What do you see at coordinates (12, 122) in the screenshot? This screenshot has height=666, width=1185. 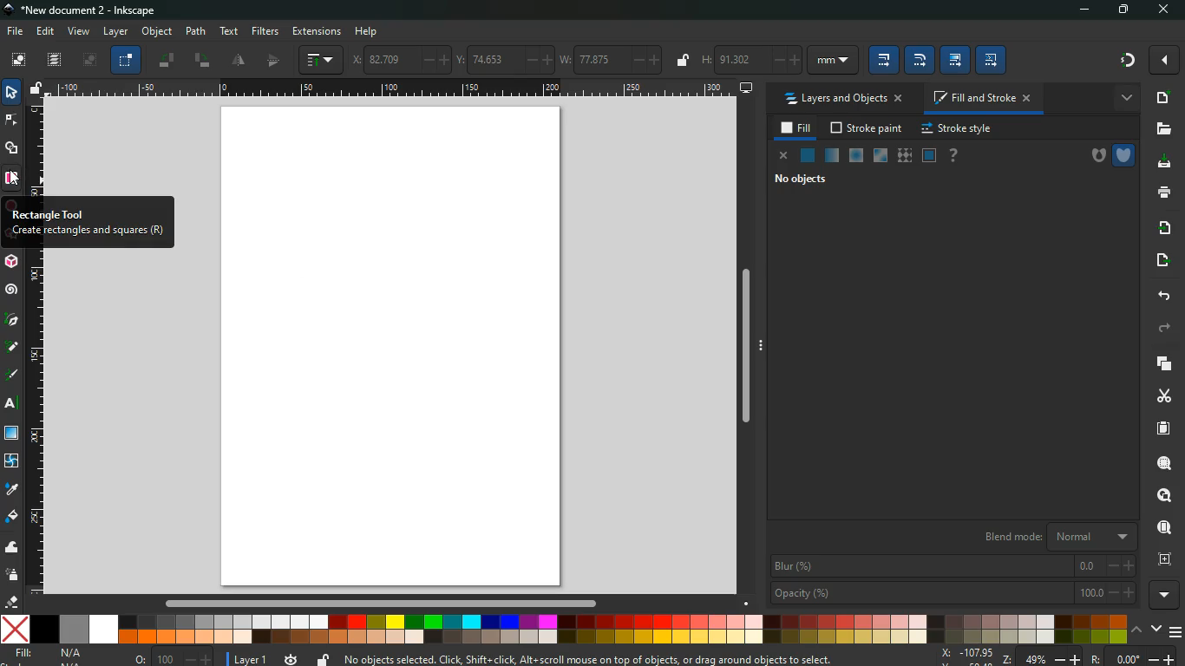 I see `edge` at bounding box center [12, 122].